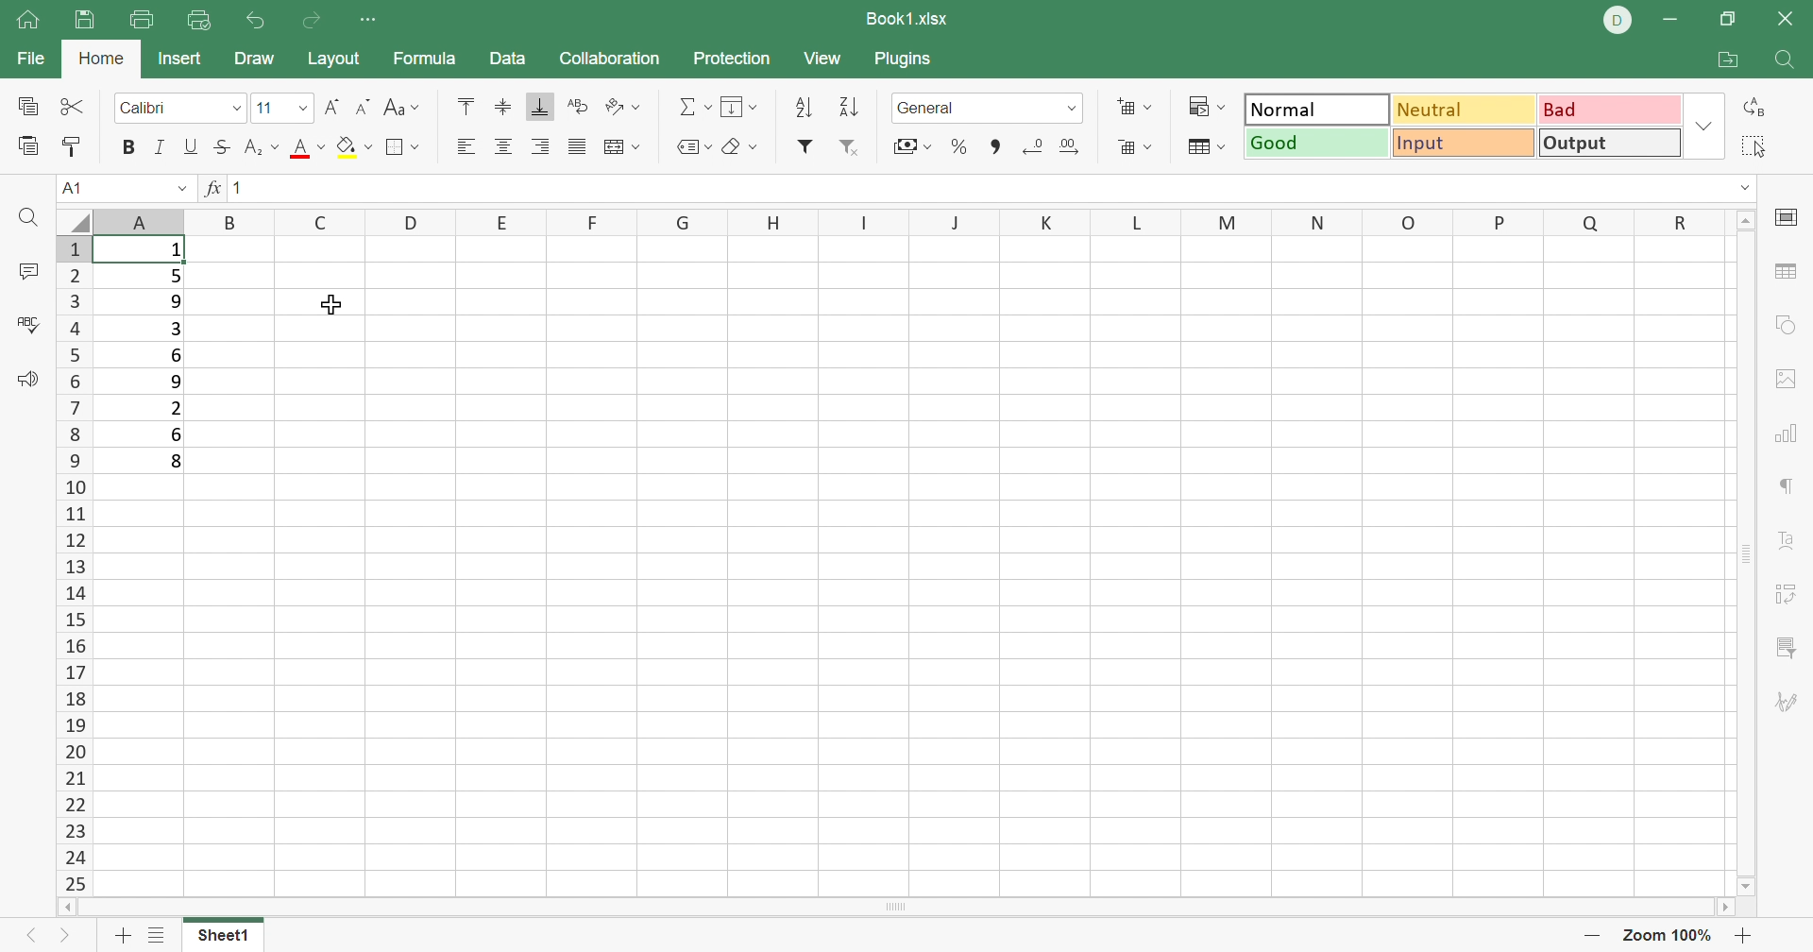 The image size is (1813, 952). I want to click on Good, so click(1315, 143).